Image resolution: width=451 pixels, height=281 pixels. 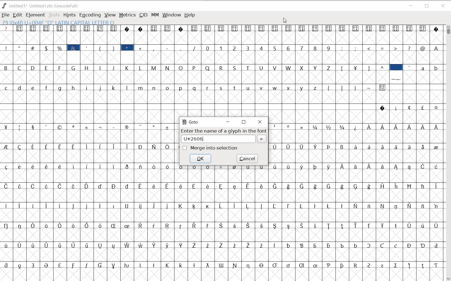 What do you see at coordinates (411, 6) in the screenshot?
I see `MINIMIZE` at bounding box center [411, 6].